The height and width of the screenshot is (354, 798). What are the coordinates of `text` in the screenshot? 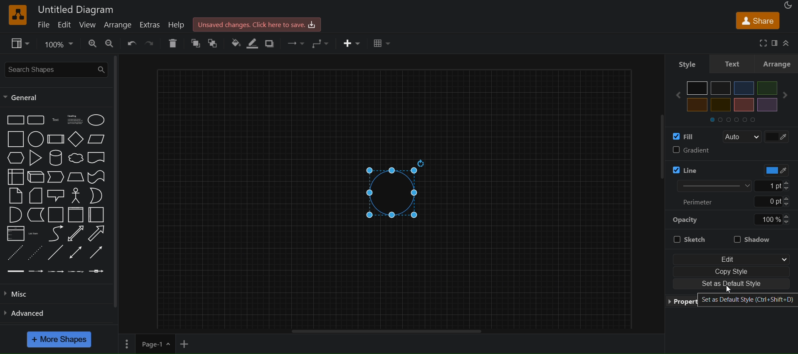 It's located at (733, 63).